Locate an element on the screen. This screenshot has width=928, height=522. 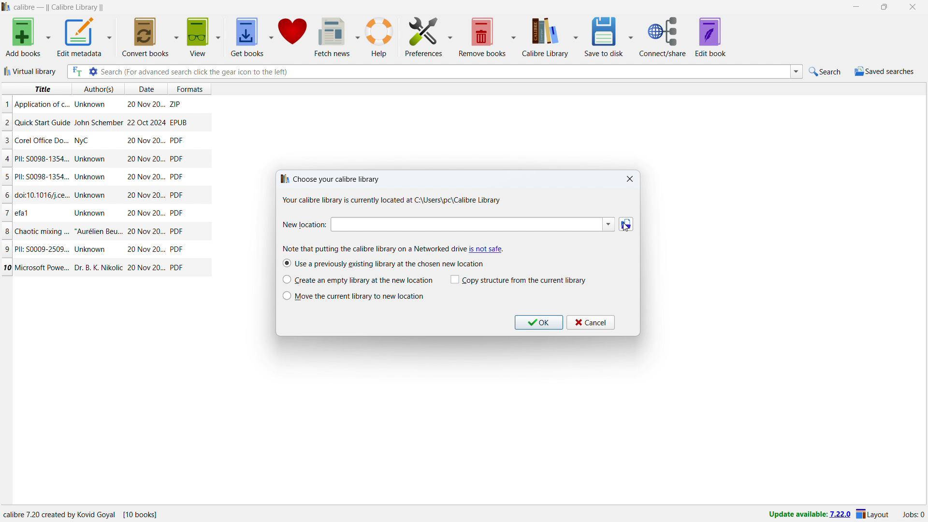
edit metadata options is located at coordinates (109, 37).